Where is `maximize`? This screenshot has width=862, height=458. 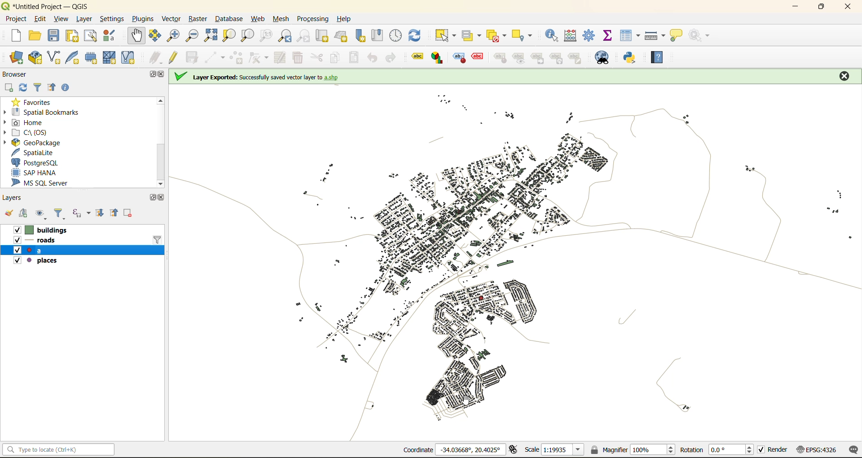 maximize is located at coordinates (151, 197).